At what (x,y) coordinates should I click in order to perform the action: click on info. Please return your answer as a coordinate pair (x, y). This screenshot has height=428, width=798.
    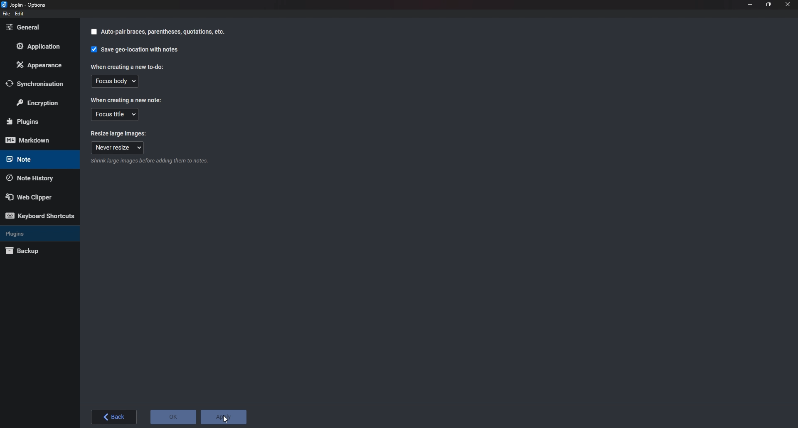
    Looking at the image, I should click on (152, 161).